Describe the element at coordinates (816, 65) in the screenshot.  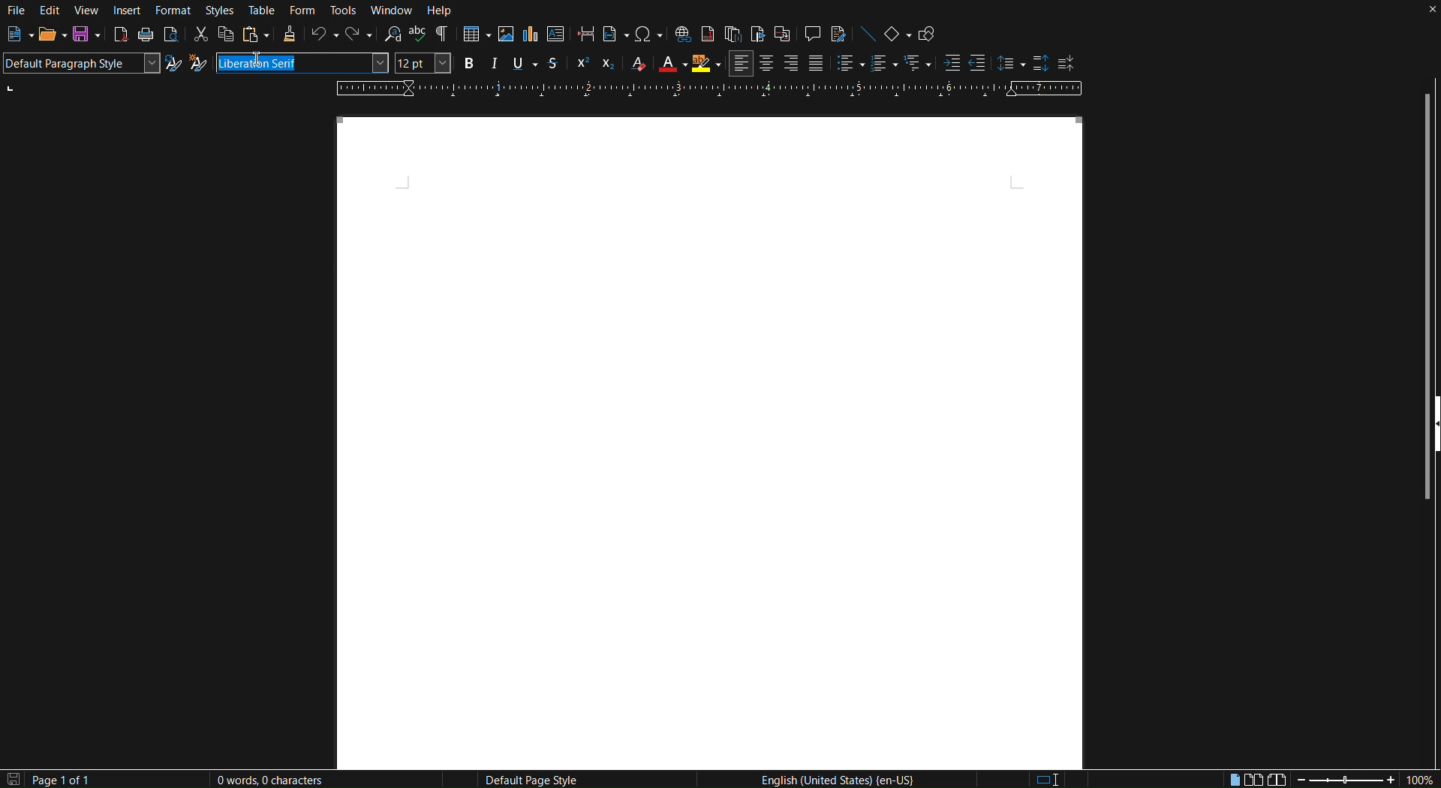
I see `Justify` at that location.